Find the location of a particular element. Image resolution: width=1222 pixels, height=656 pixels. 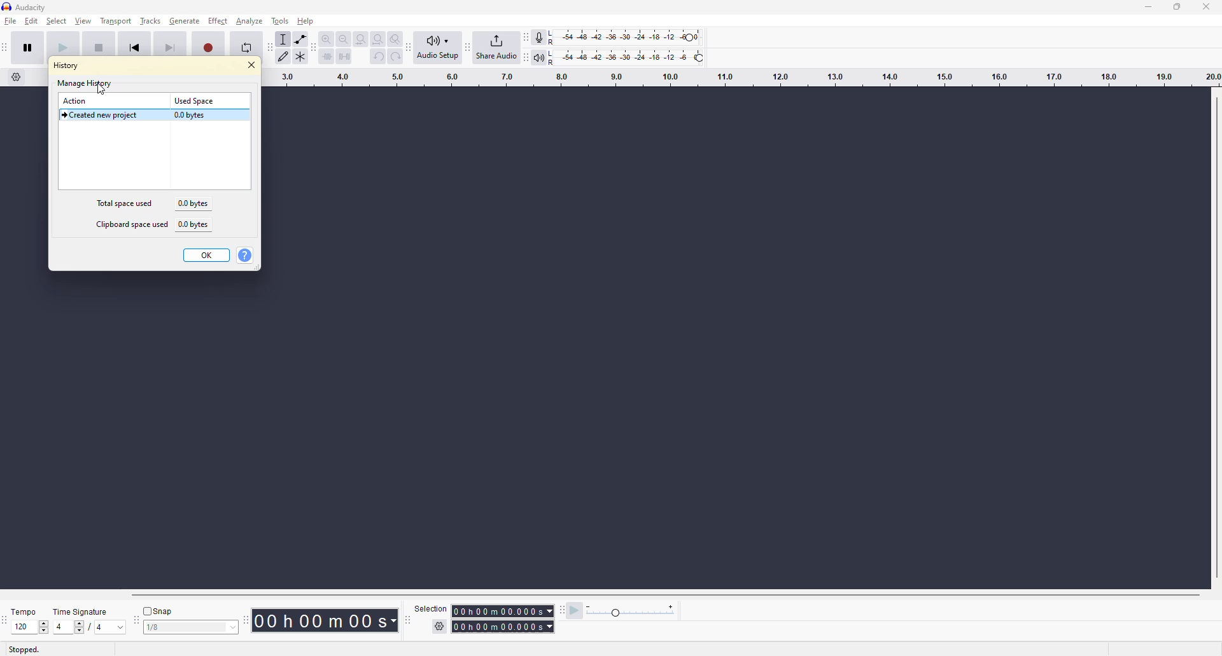

snap is located at coordinates (158, 612).